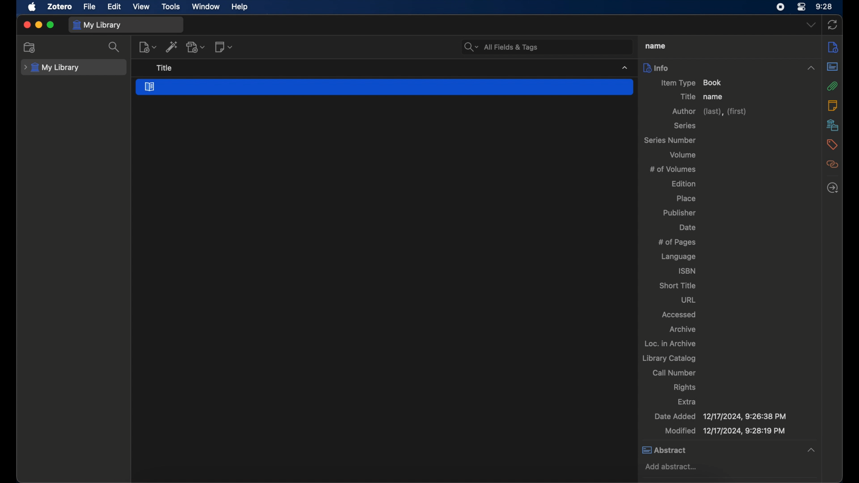  I want to click on time, so click(824, 7).